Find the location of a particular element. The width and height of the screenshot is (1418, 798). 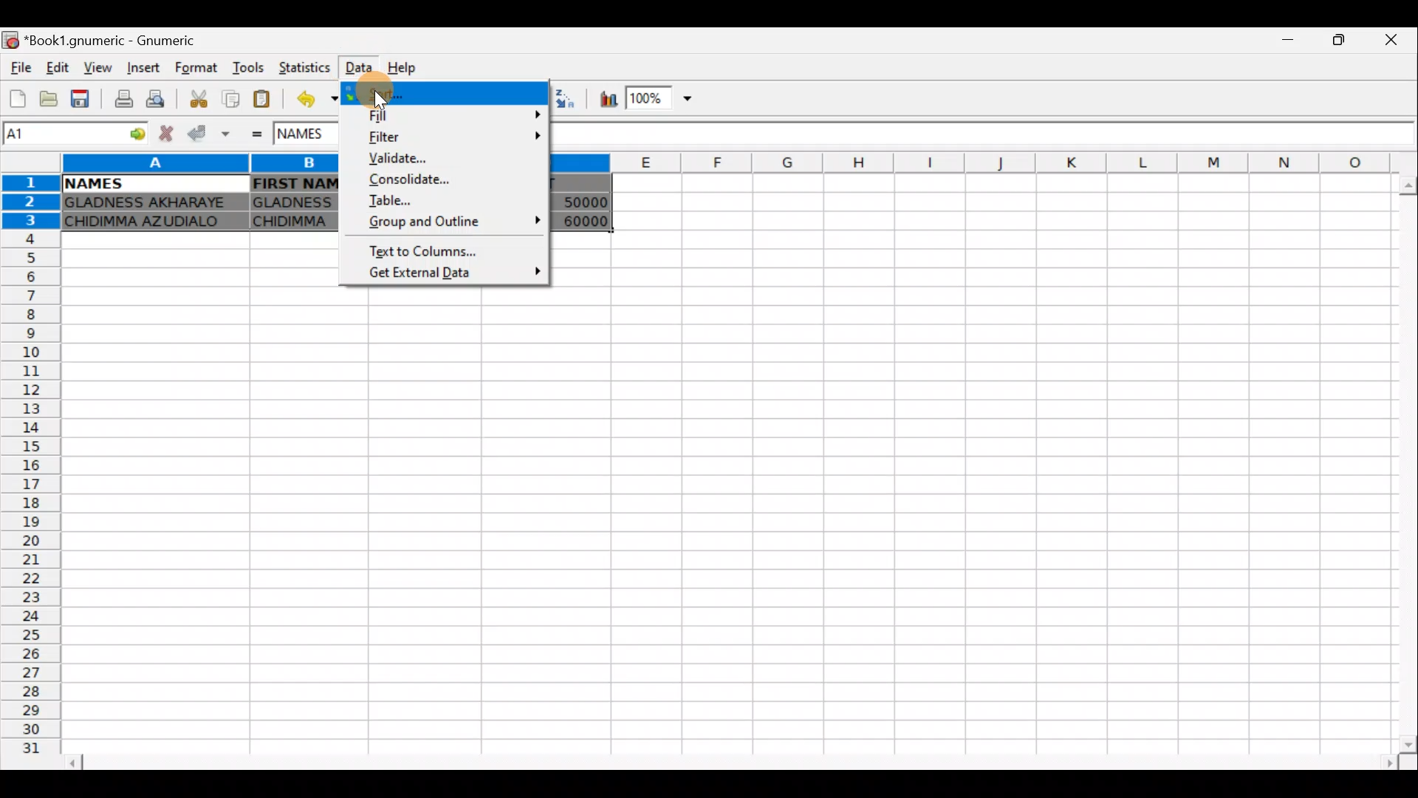

Open a file is located at coordinates (50, 98).